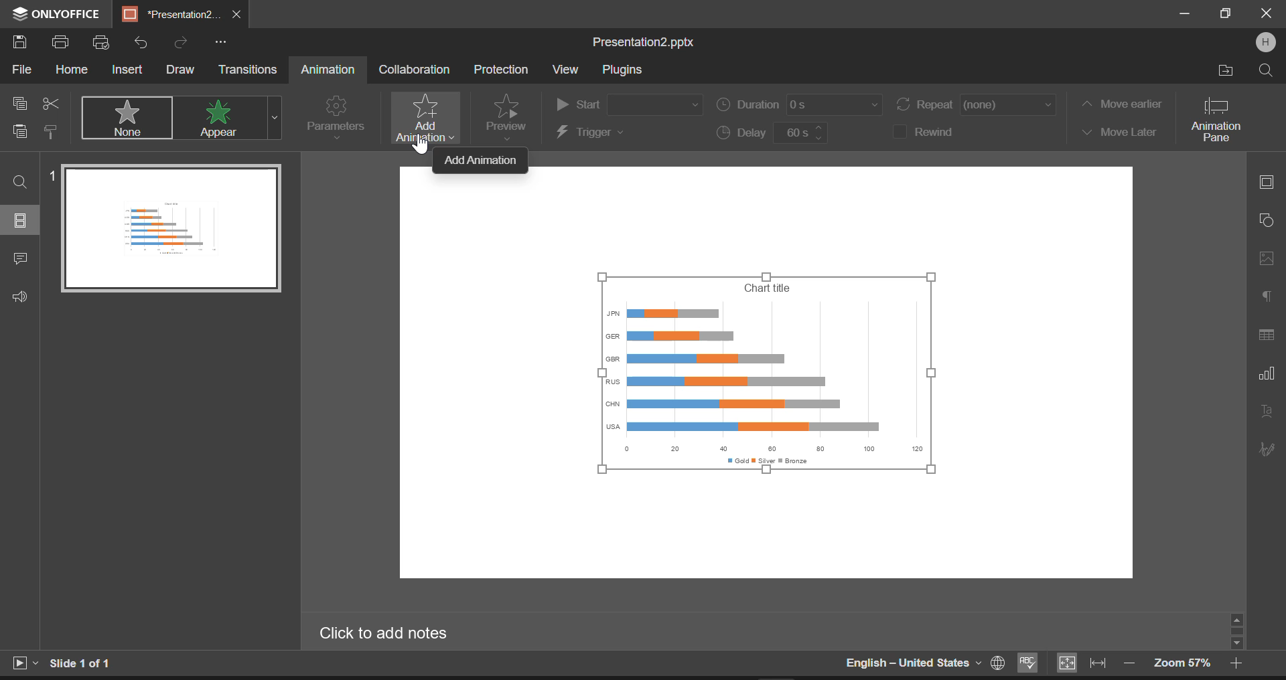  I want to click on Table Settings, so click(1267, 335).